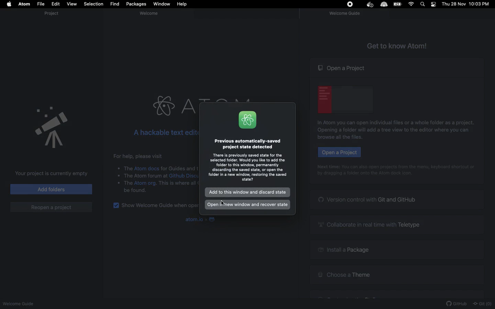  I want to click on checkbox, so click(115, 206).